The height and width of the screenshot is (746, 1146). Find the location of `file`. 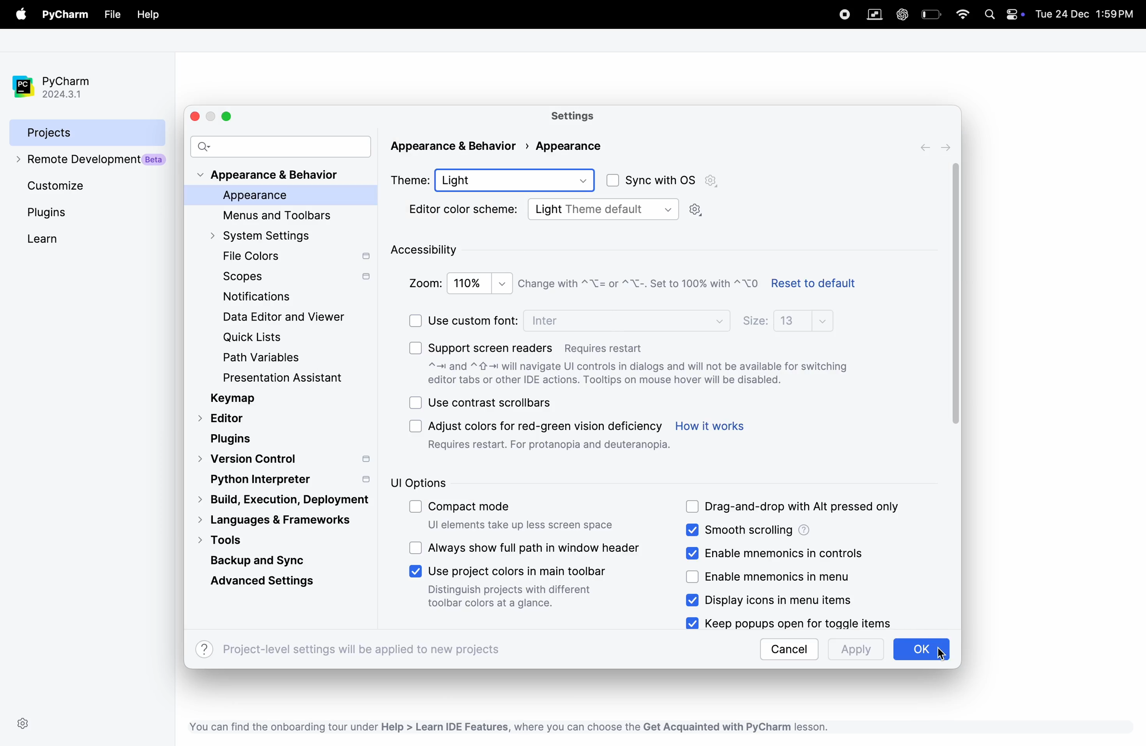

file is located at coordinates (113, 14).